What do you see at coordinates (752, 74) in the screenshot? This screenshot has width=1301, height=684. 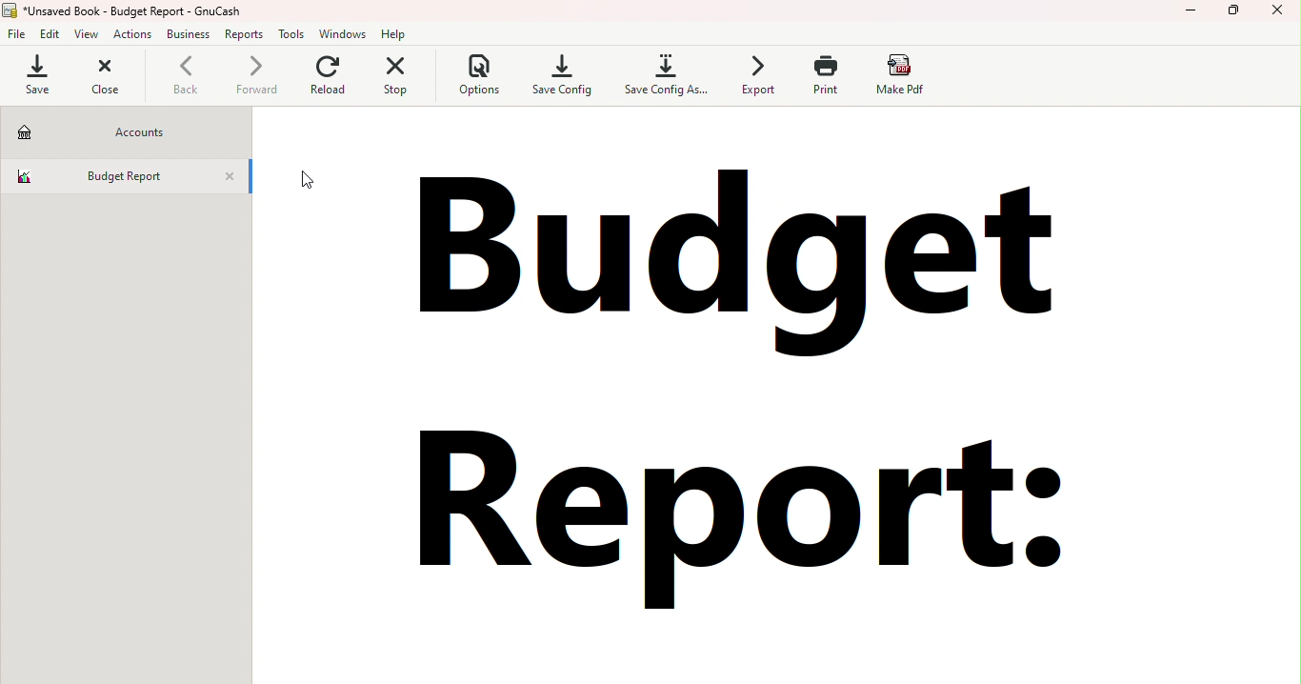 I see `Export` at bounding box center [752, 74].